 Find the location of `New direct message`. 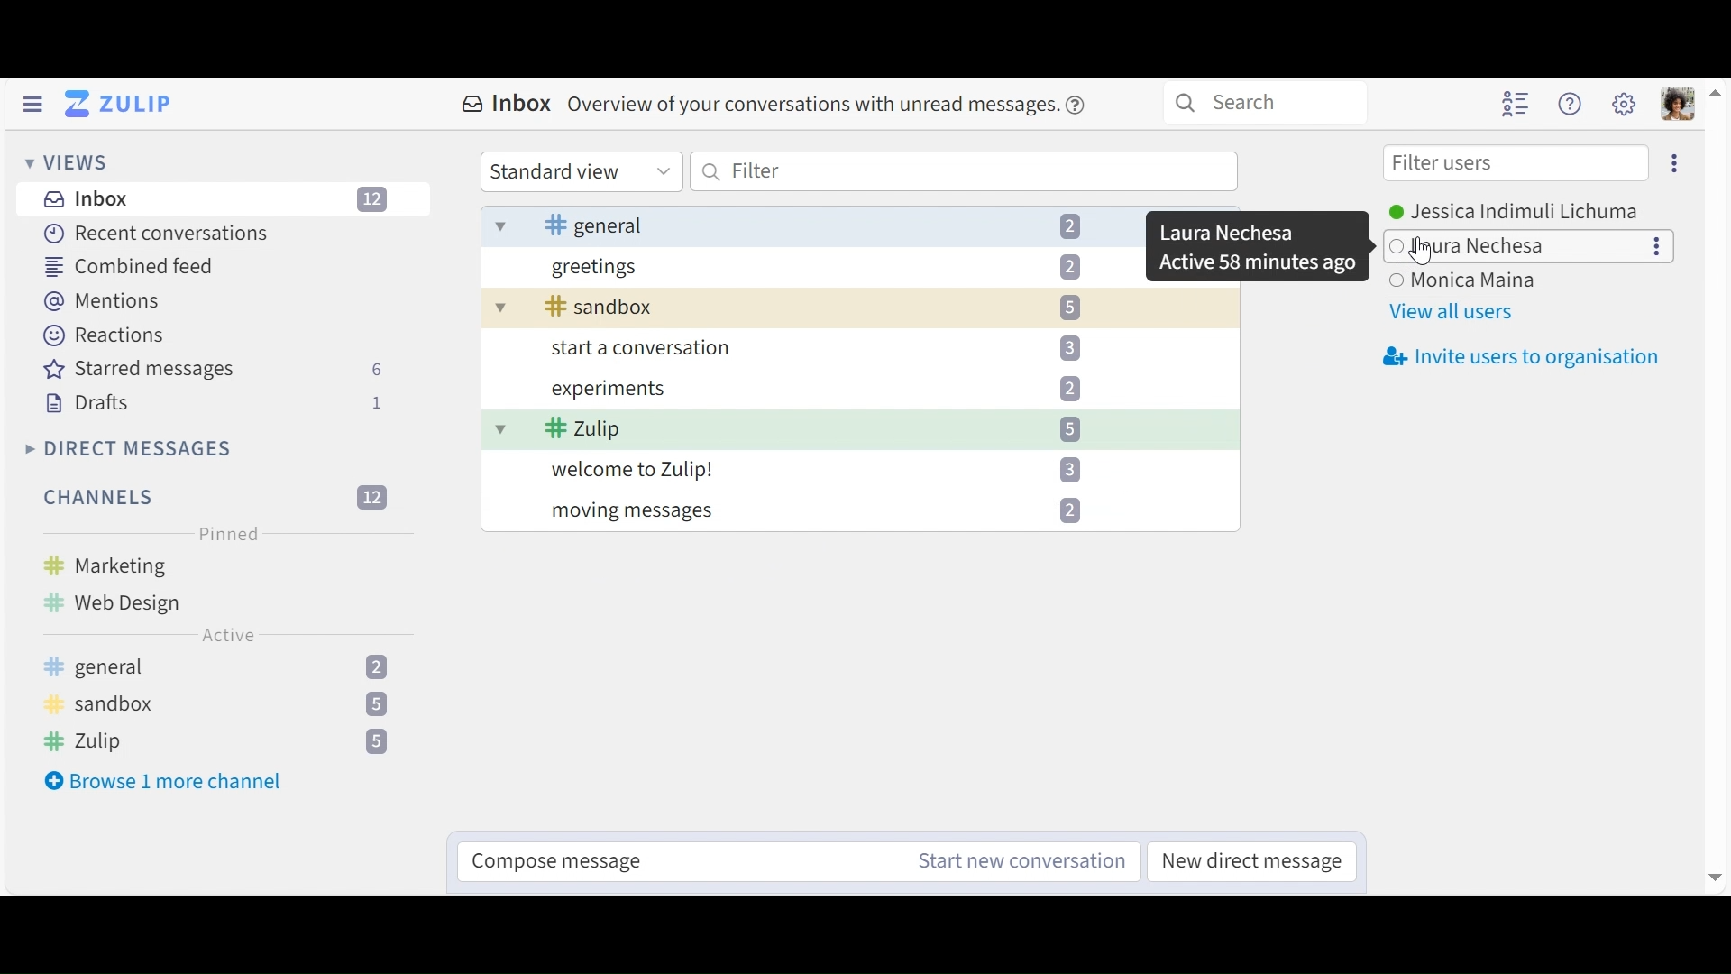

New direct message is located at coordinates (1256, 860).